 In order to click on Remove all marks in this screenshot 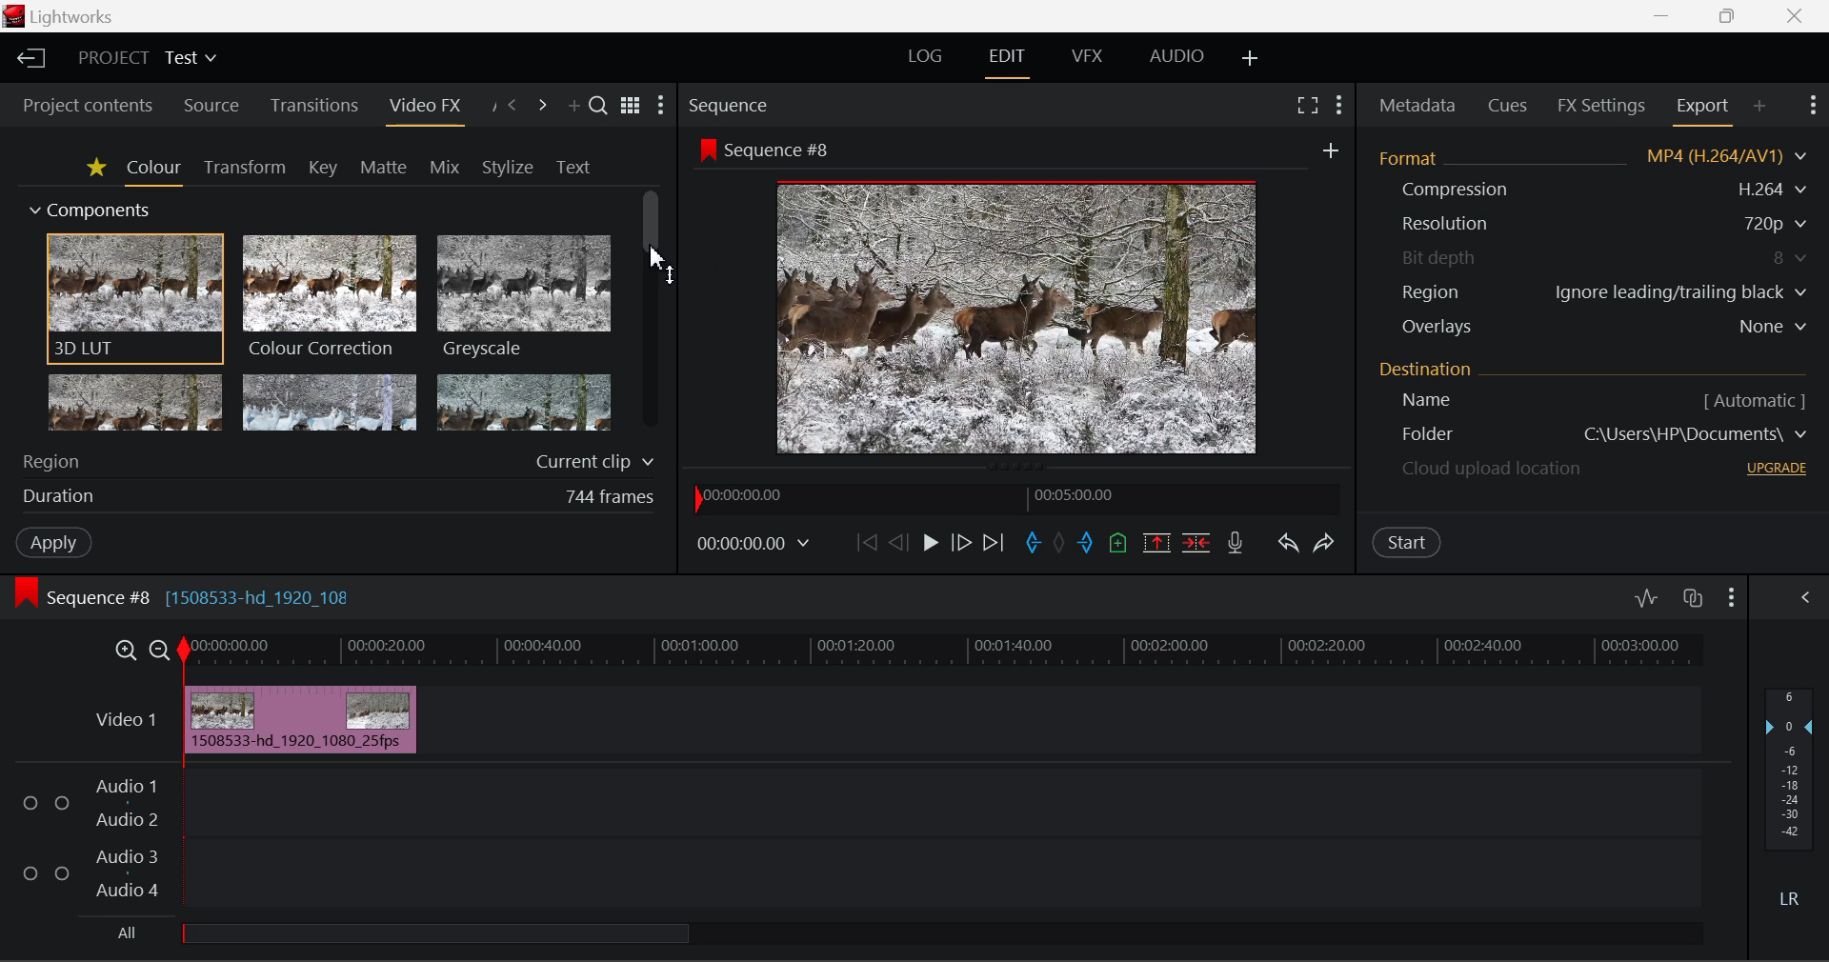, I will do `click(1058, 545)`.